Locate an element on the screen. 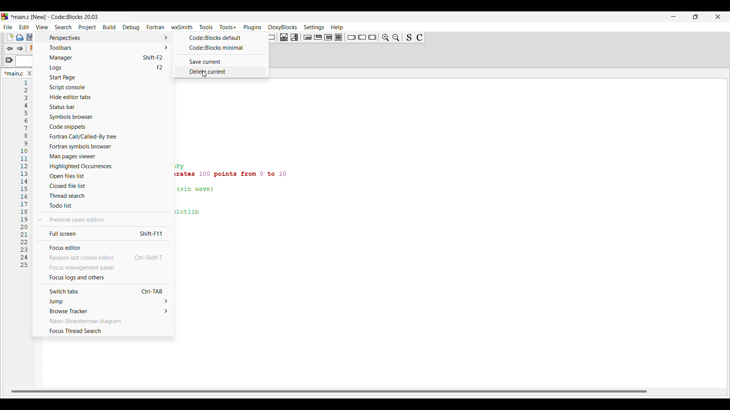  Selection is located at coordinates (294, 37).